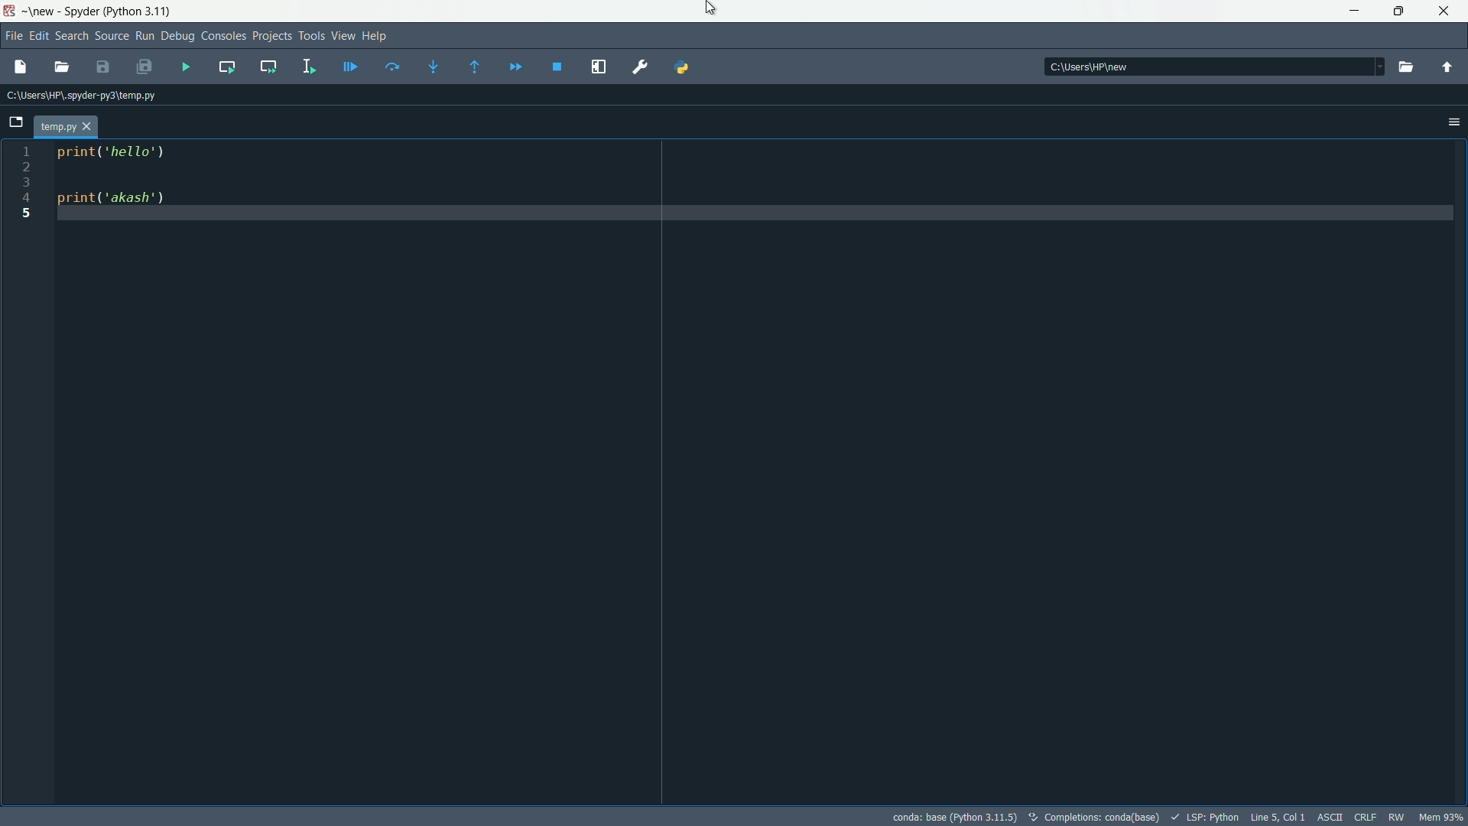 The height and width of the screenshot is (826, 1468). What do you see at coordinates (393, 67) in the screenshot?
I see `run current line` at bounding box center [393, 67].